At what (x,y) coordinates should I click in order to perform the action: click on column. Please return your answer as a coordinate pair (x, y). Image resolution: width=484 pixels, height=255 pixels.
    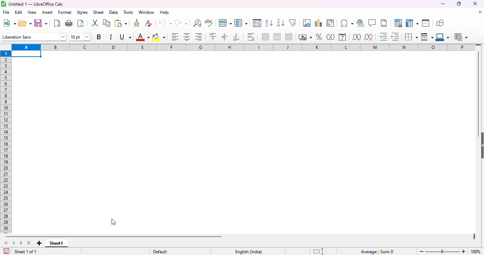
    Looking at the image, I should click on (241, 22).